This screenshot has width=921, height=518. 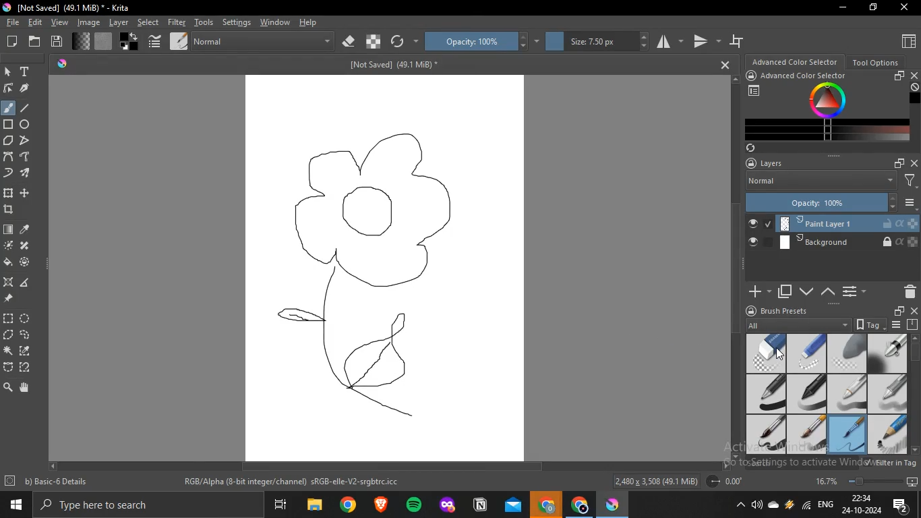 What do you see at coordinates (580, 505) in the screenshot?
I see `Application` at bounding box center [580, 505].